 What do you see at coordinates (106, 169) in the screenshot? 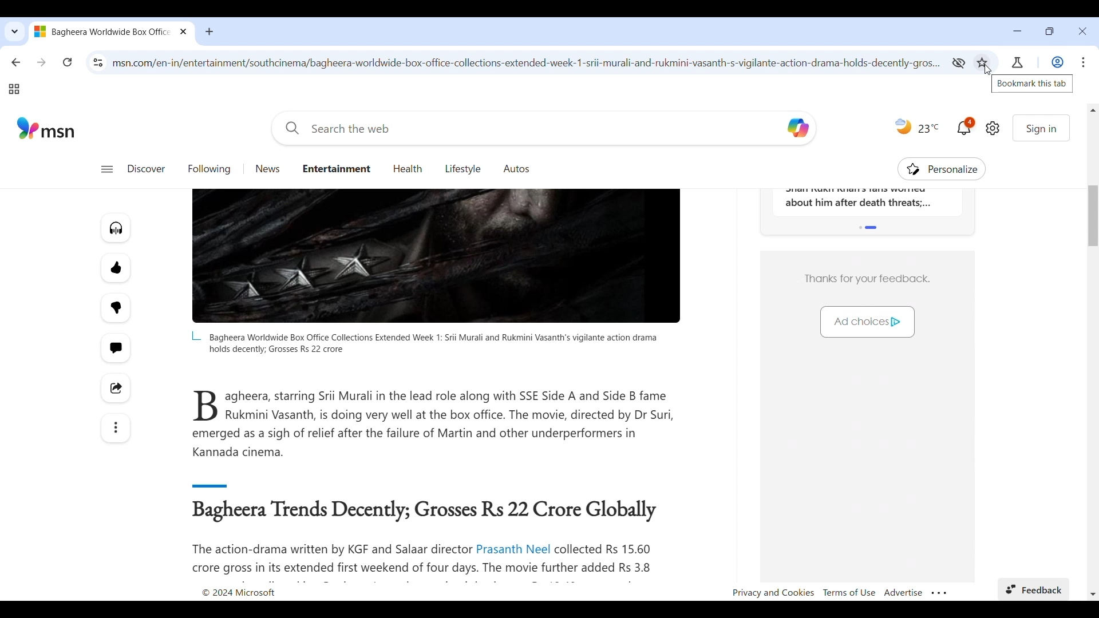
I see `Open navigation menu` at bounding box center [106, 169].